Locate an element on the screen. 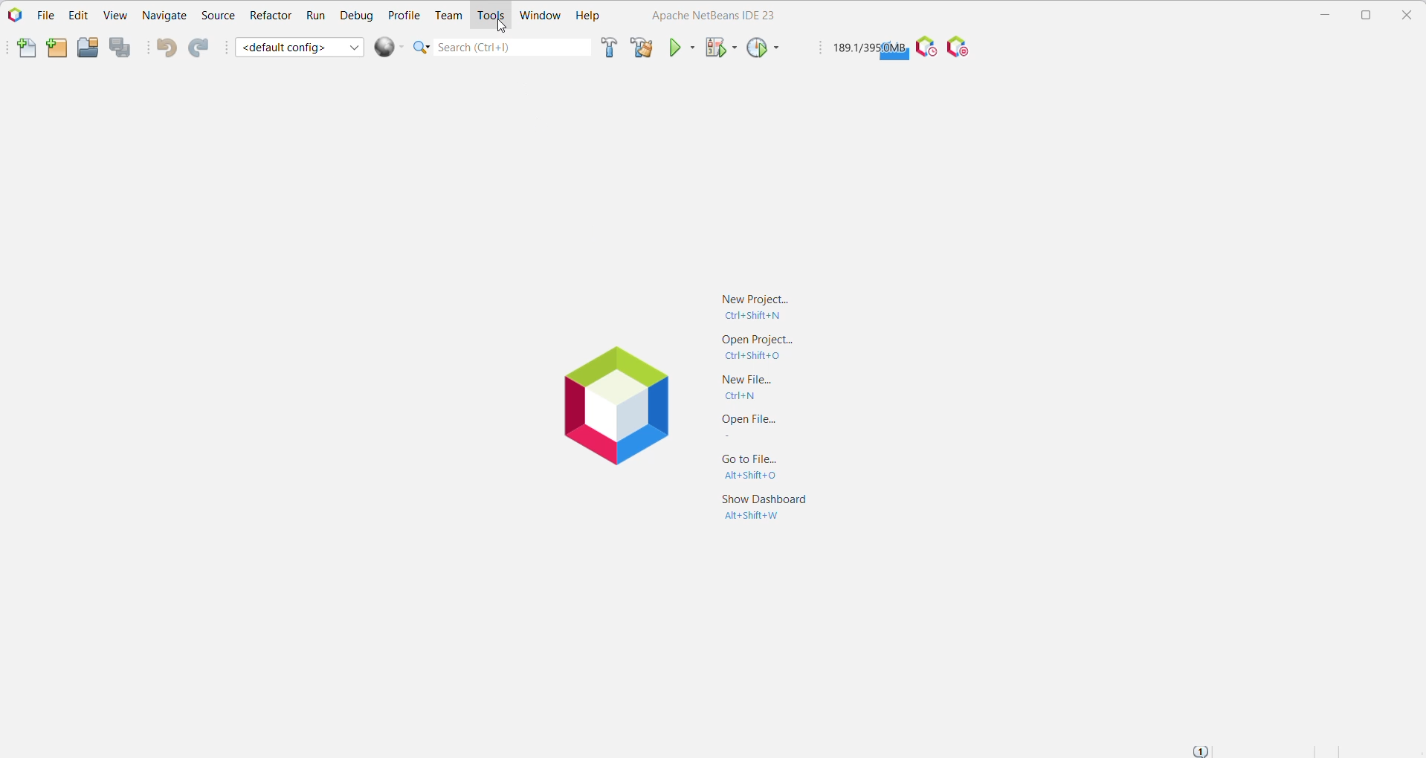  Apache Netbeans IDE 23 is located at coordinates (709, 16).